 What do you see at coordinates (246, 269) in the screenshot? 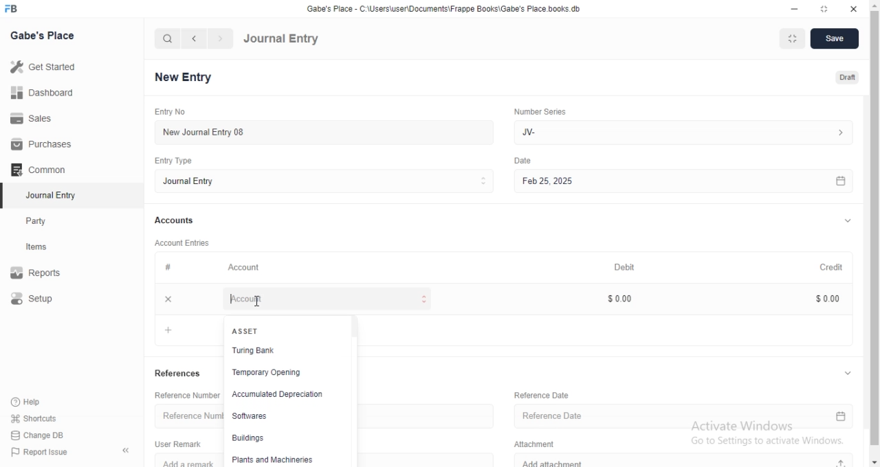
I see `Account` at bounding box center [246, 269].